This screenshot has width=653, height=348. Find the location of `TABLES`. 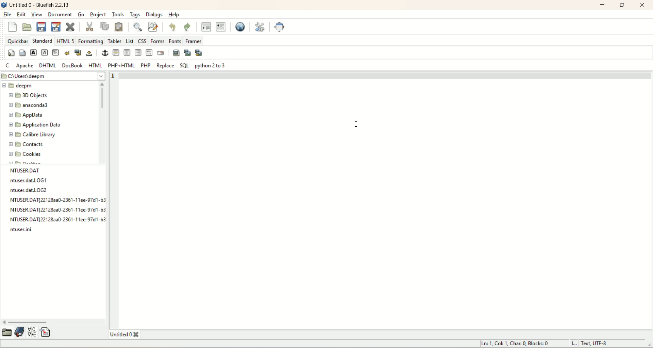

TABLES is located at coordinates (115, 41).